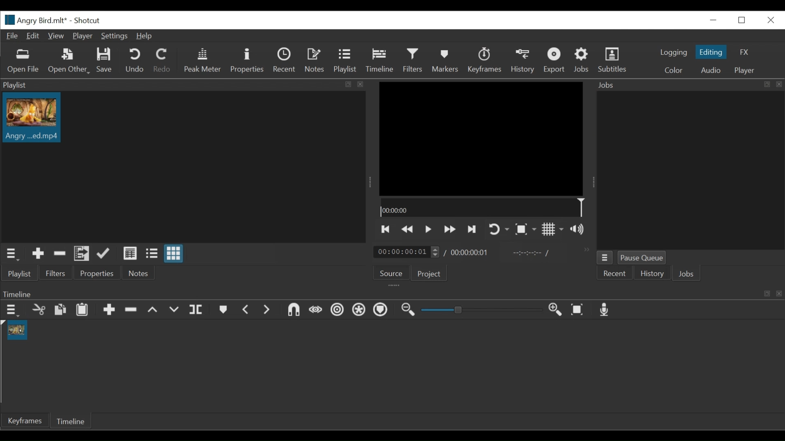 Image resolution: width=785 pixels, height=441 pixels. Describe the element at coordinates (137, 273) in the screenshot. I see `Notes` at that location.